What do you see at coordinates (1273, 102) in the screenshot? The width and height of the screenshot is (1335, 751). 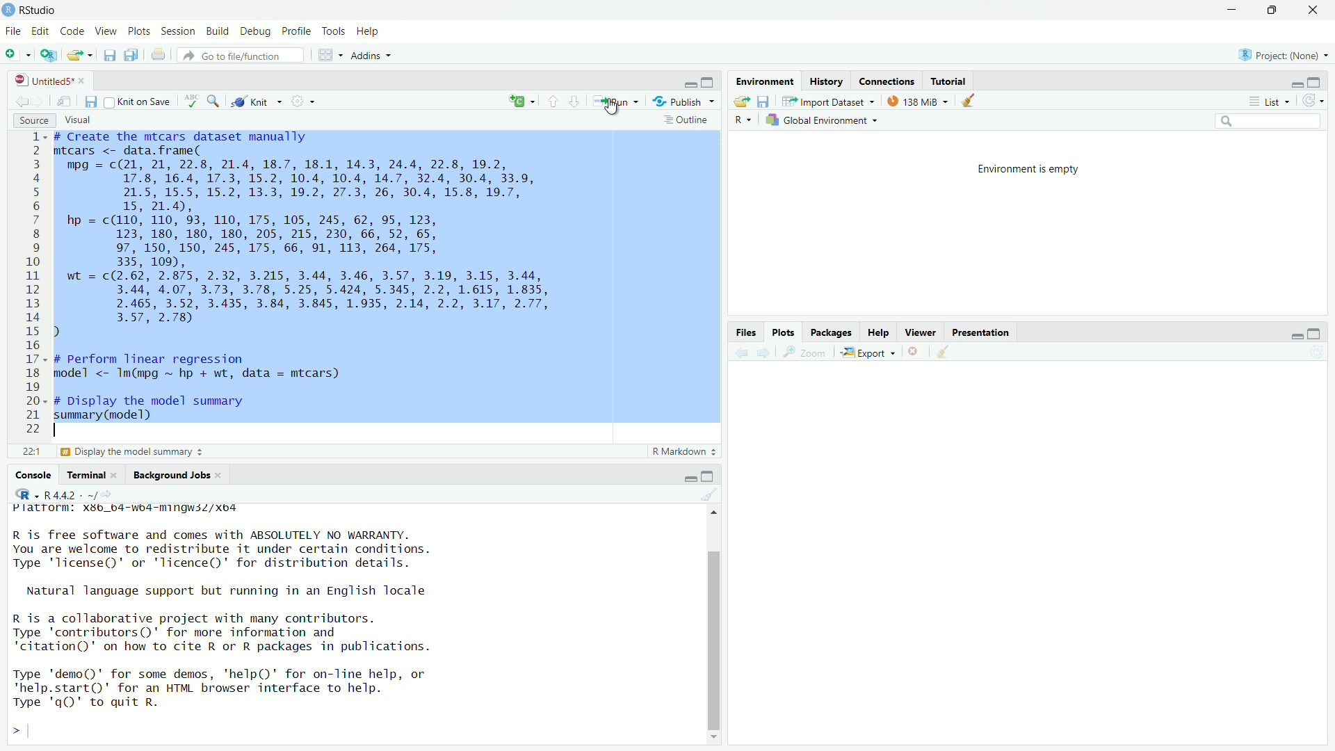 I see `list` at bounding box center [1273, 102].